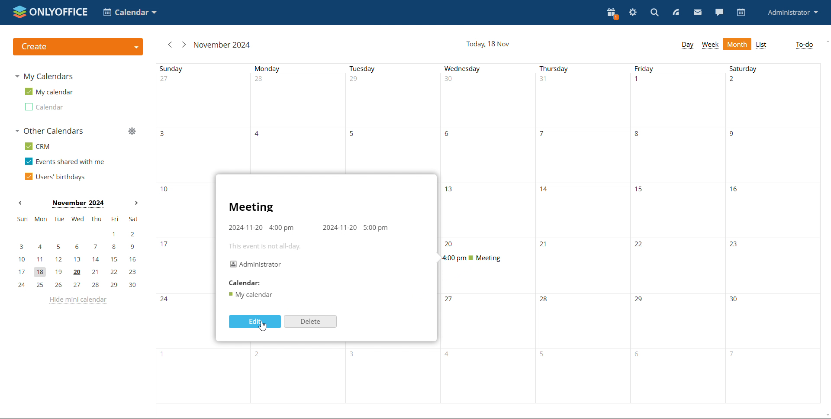 The width and height of the screenshot is (831, 419). What do you see at coordinates (55, 176) in the screenshot?
I see `users' birthdays` at bounding box center [55, 176].